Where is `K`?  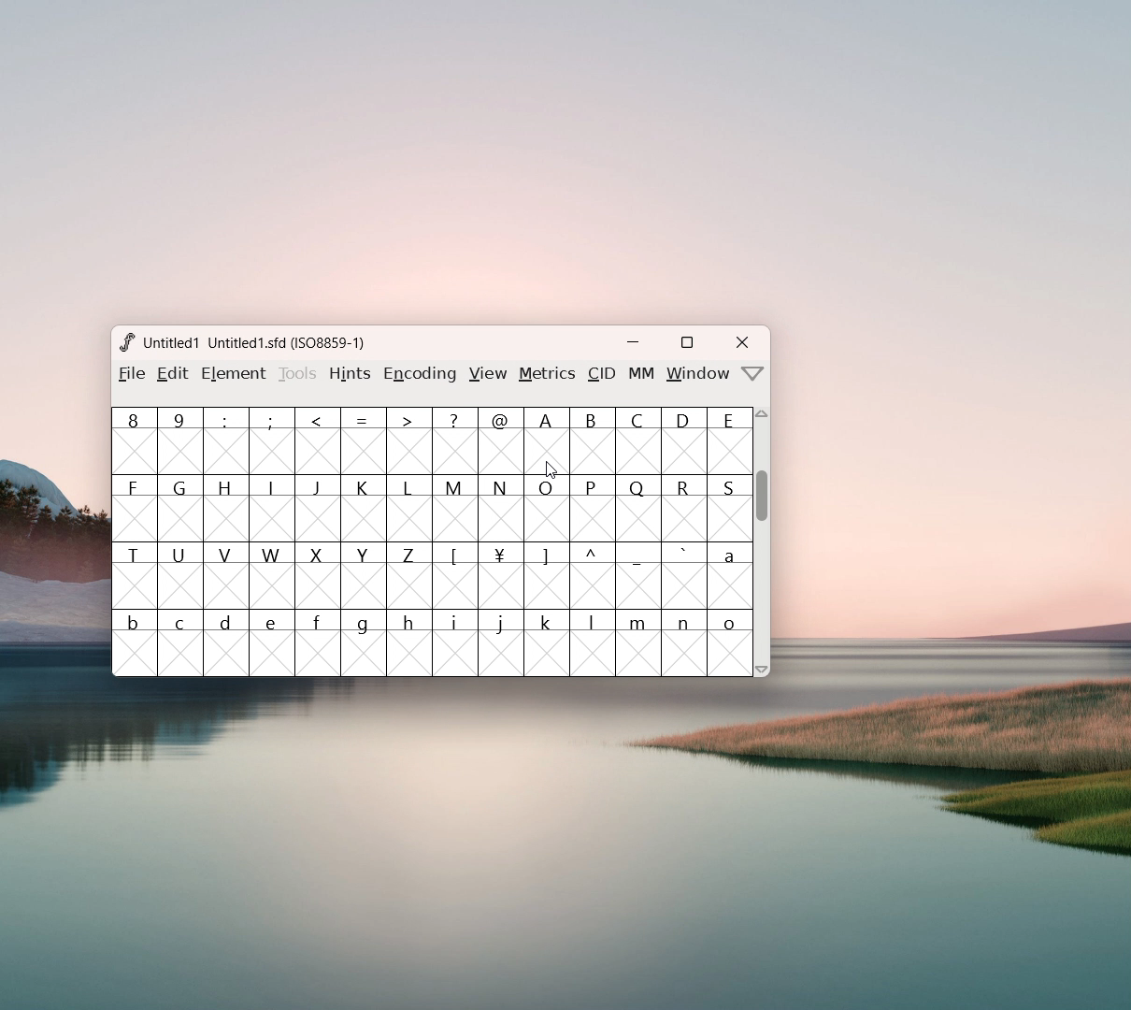 K is located at coordinates (365, 508).